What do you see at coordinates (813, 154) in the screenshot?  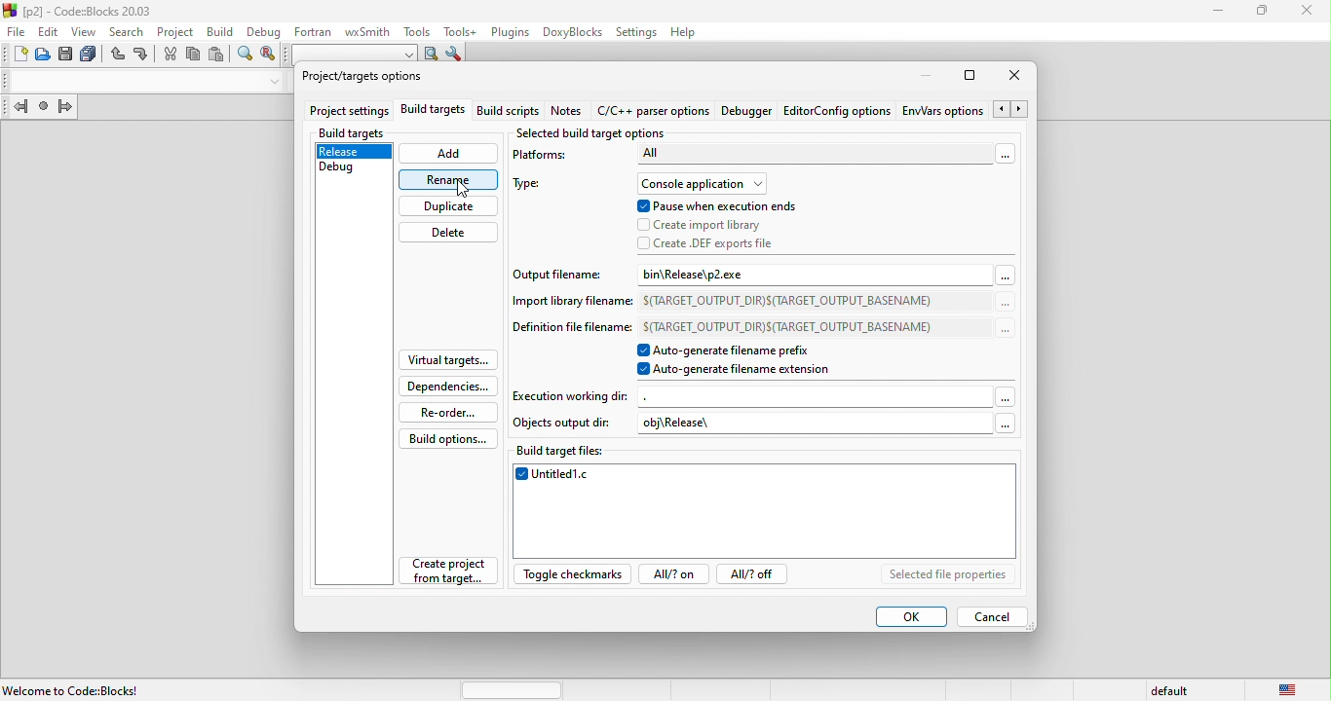 I see `ALL` at bounding box center [813, 154].